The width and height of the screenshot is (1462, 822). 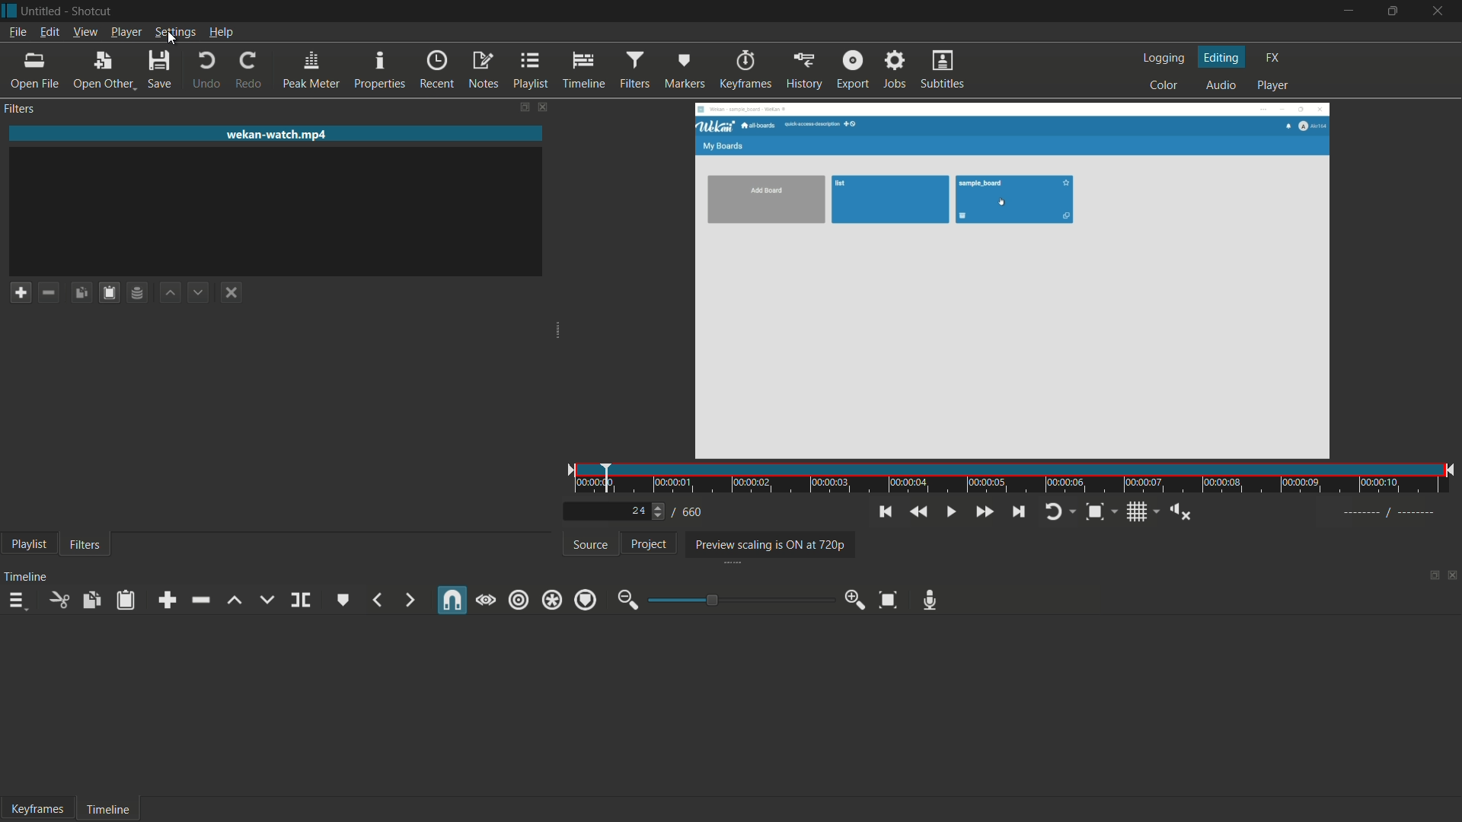 What do you see at coordinates (9, 10) in the screenshot?
I see `app icon` at bounding box center [9, 10].